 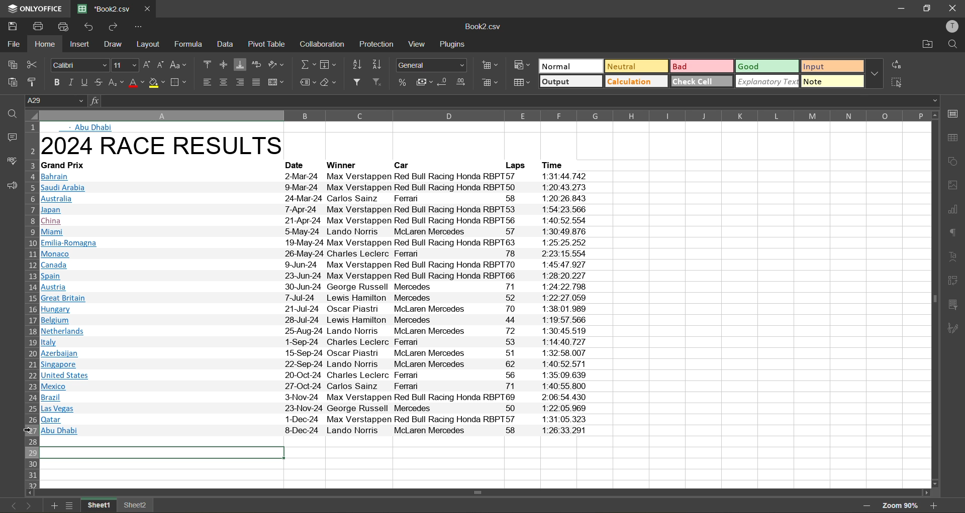 I want to click on summation, so click(x=308, y=64).